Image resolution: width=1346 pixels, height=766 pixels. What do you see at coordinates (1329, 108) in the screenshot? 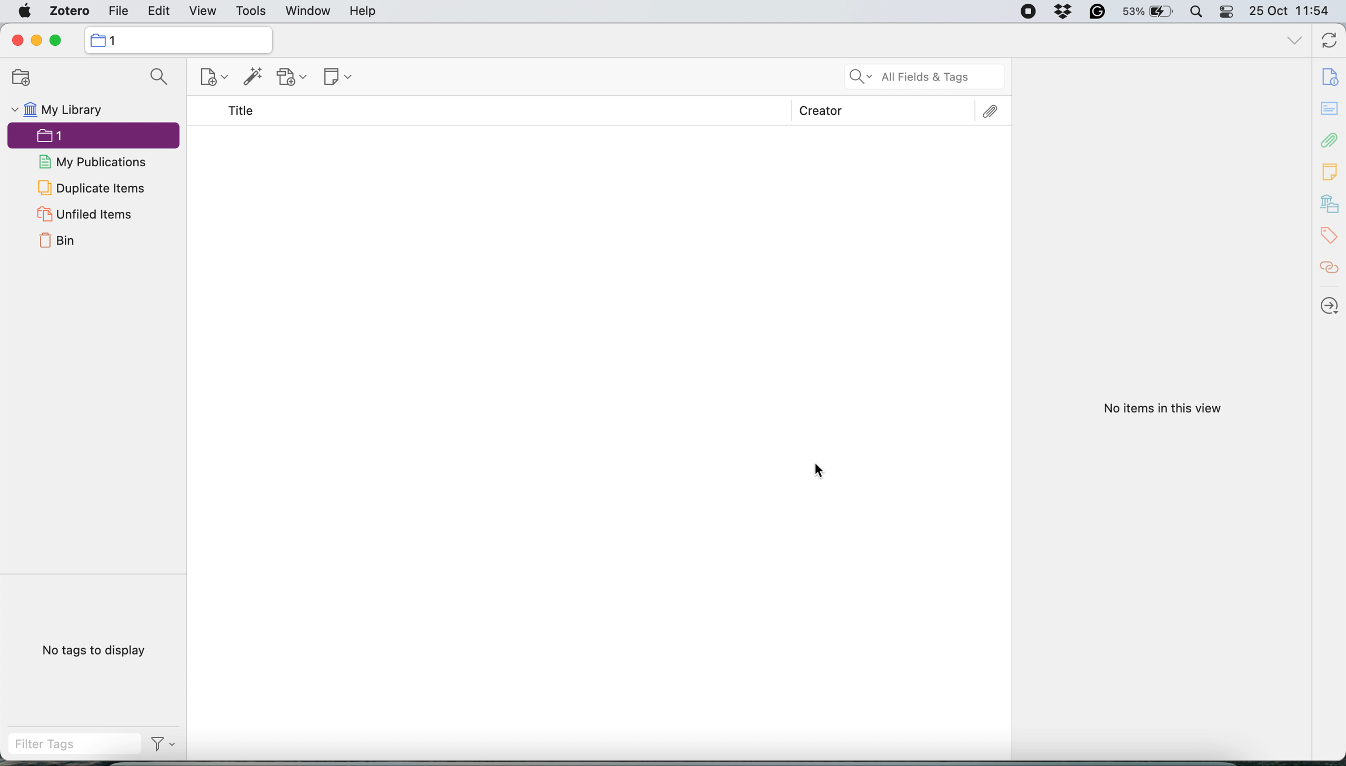
I see `notes` at bounding box center [1329, 108].